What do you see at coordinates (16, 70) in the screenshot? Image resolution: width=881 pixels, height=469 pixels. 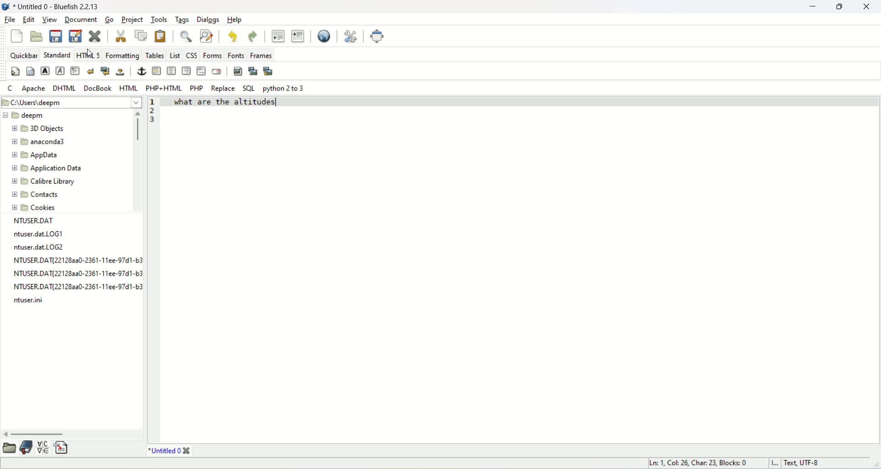 I see `quickstart` at bounding box center [16, 70].